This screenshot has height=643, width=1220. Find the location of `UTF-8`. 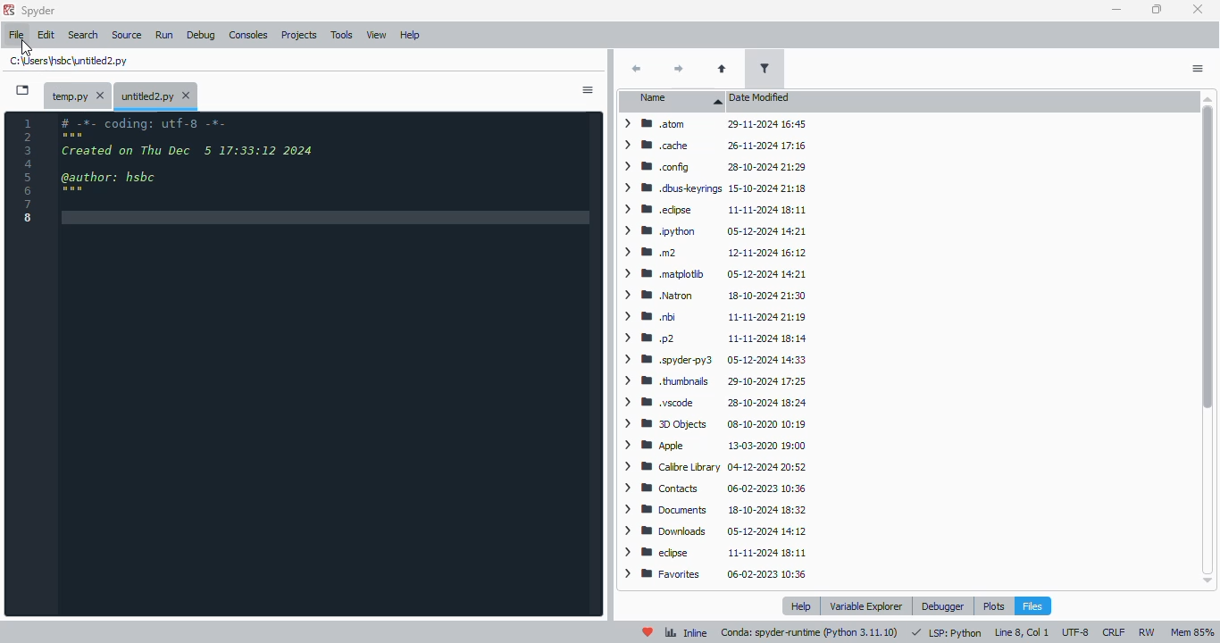

UTF-8 is located at coordinates (1076, 633).